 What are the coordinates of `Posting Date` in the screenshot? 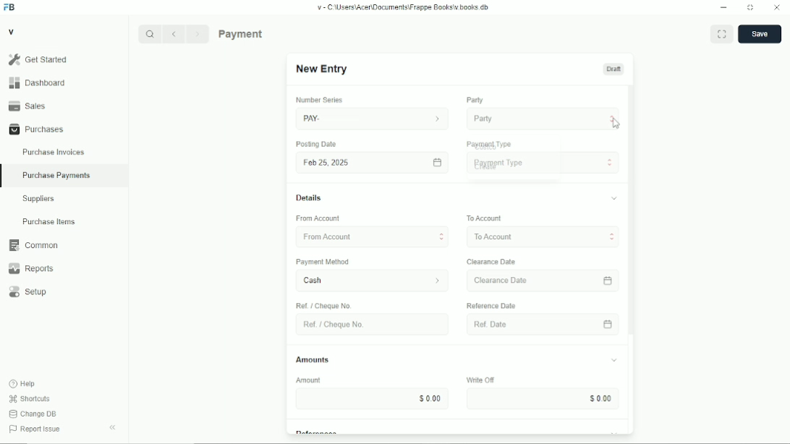 It's located at (317, 145).